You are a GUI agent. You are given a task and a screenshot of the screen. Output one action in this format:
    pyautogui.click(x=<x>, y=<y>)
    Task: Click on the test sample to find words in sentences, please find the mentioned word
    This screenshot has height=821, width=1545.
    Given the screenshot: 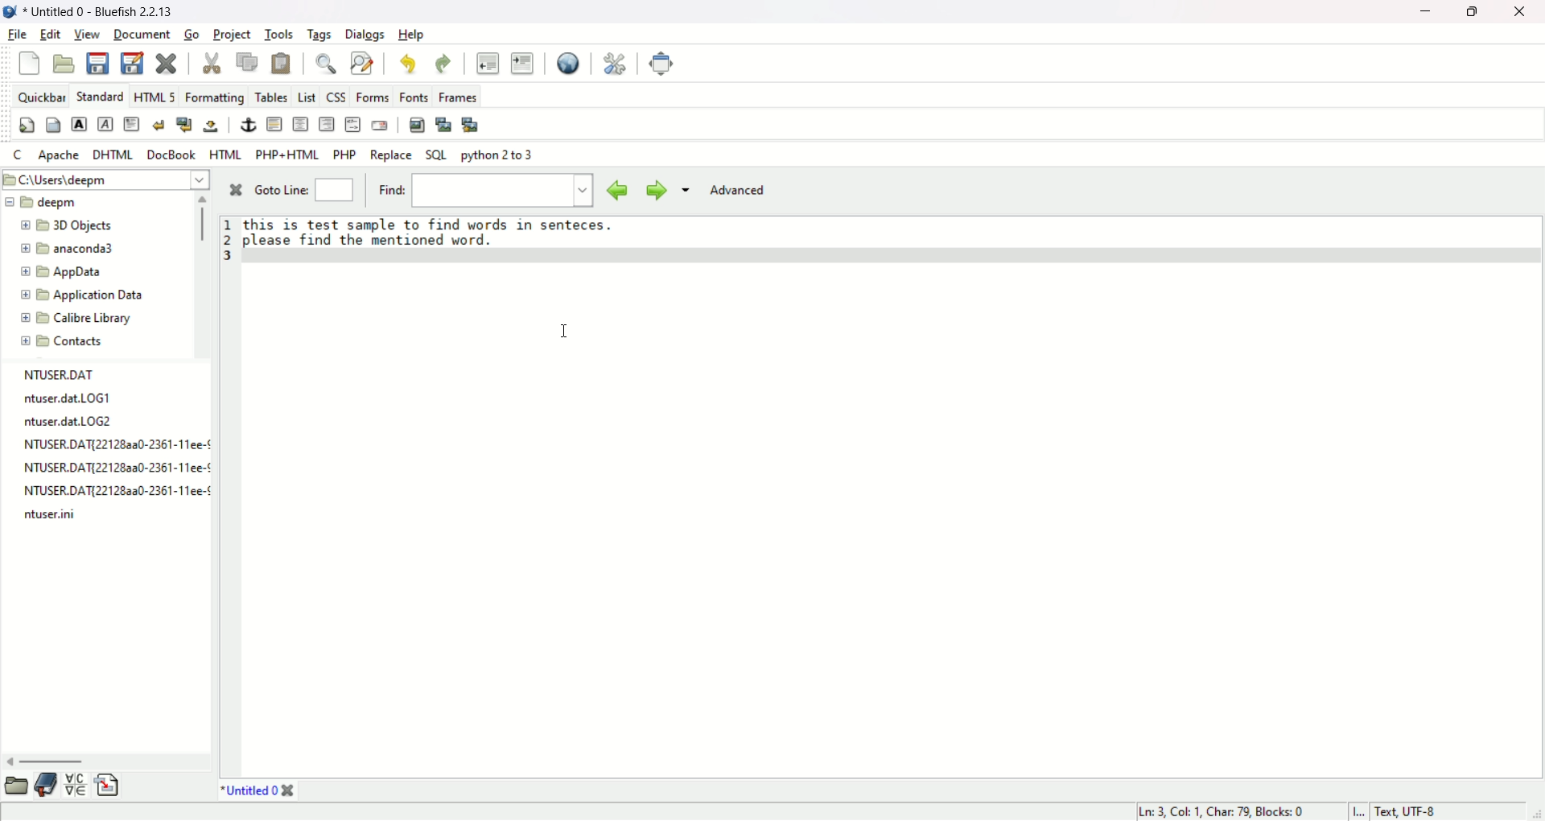 What is the action you would take?
    pyautogui.click(x=429, y=233)
    